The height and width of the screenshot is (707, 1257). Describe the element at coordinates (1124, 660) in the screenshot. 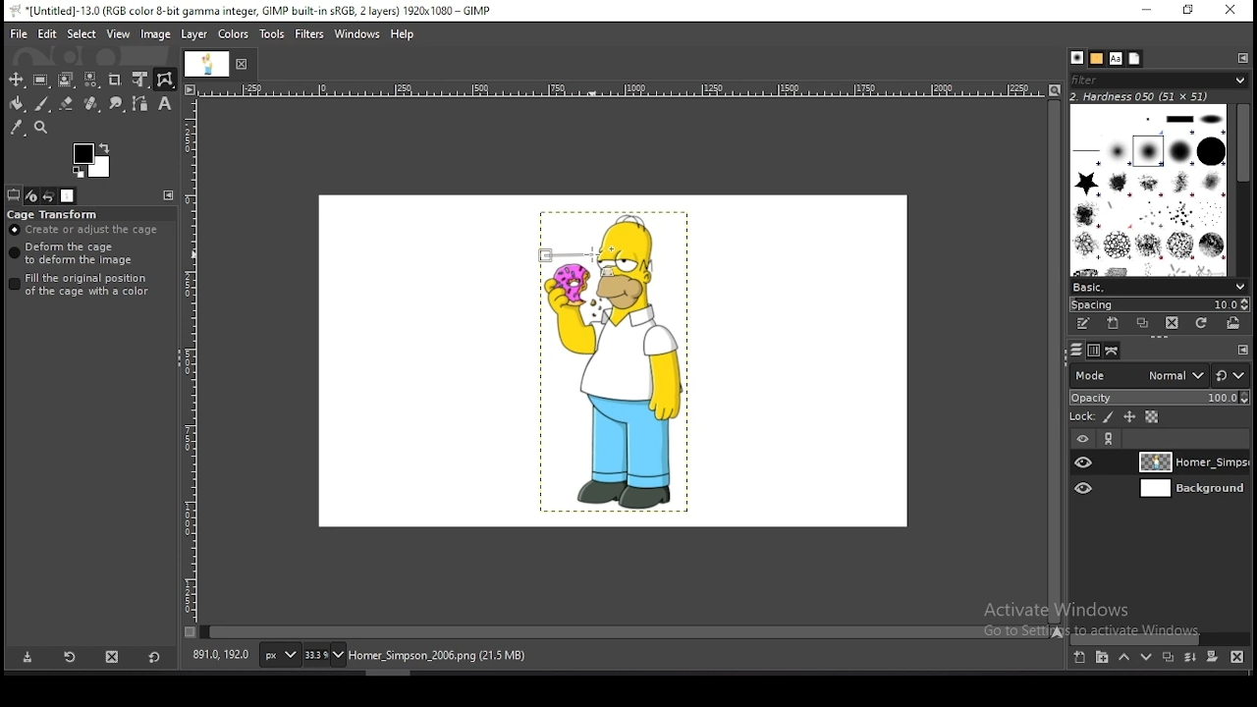

I see `move layer one step up` at that location.